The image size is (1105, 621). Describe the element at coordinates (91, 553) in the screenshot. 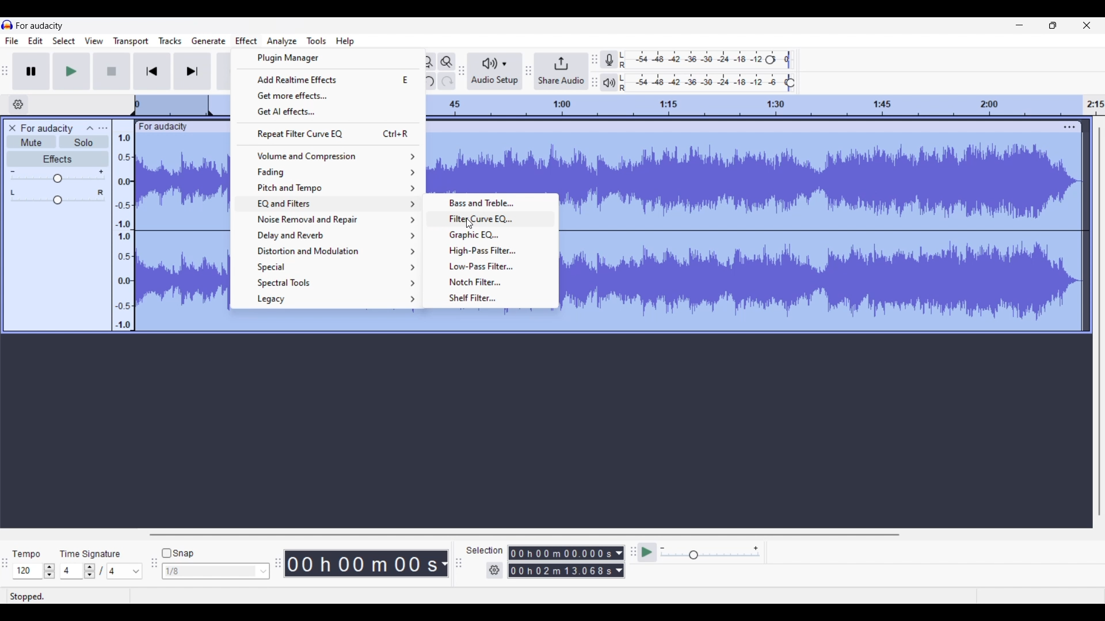

I see `TIme signature` at that location.